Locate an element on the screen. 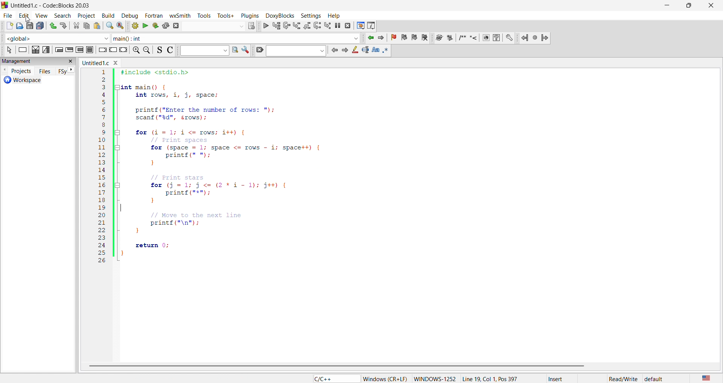 Image resolution: width=723 pixels, height=383 pixels. inputbox is located at coordinates (298, 51).